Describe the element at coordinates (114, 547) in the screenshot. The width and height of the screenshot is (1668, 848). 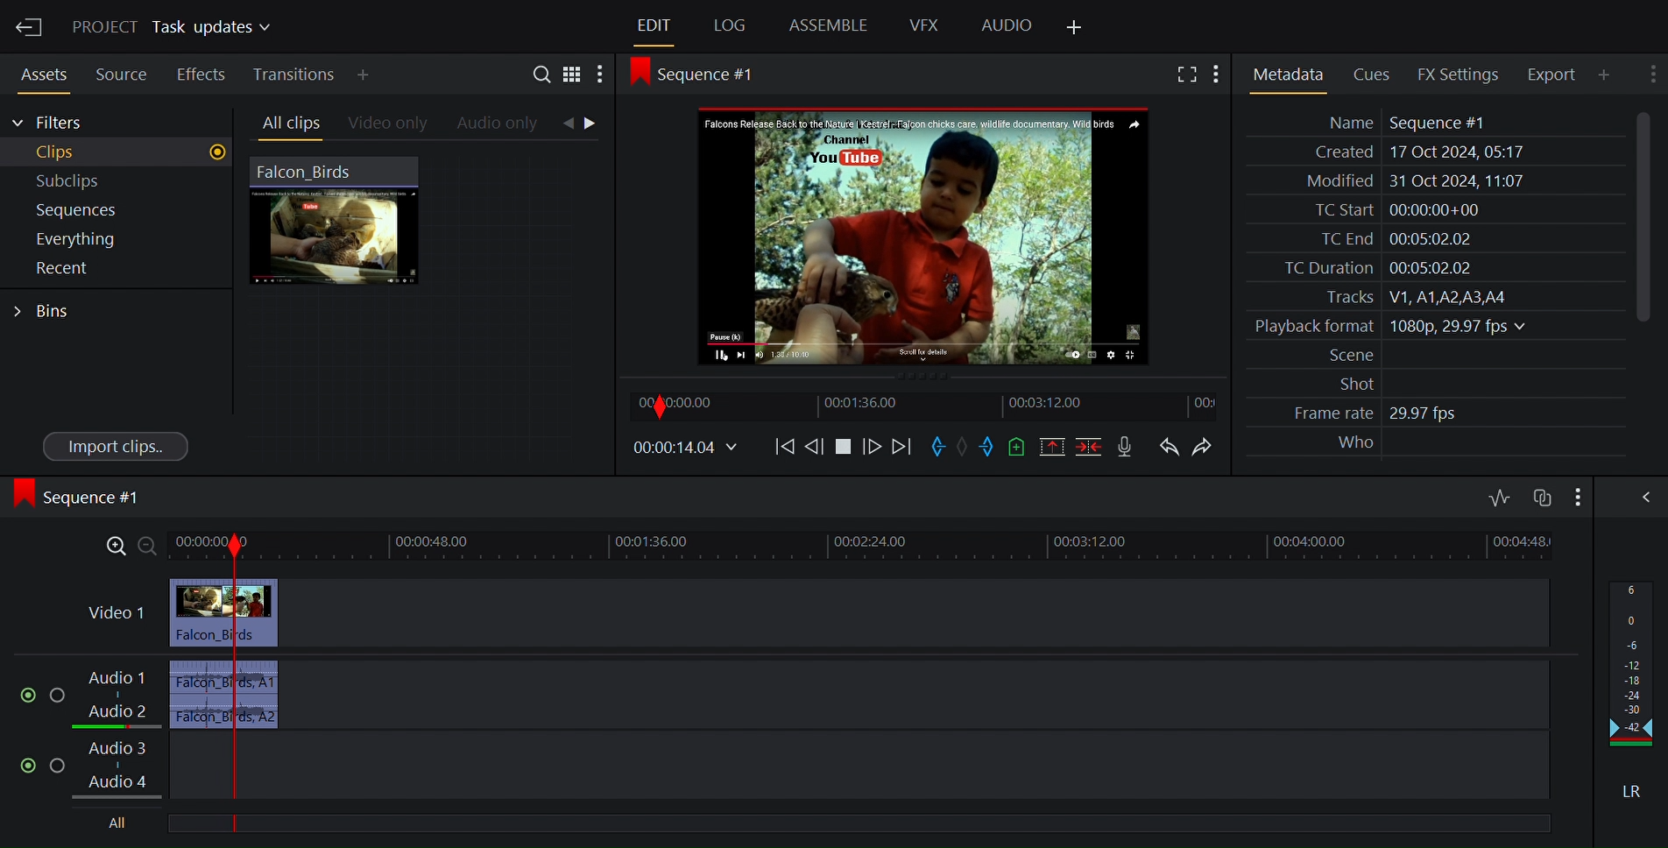
I see `Zoom in` at that location.